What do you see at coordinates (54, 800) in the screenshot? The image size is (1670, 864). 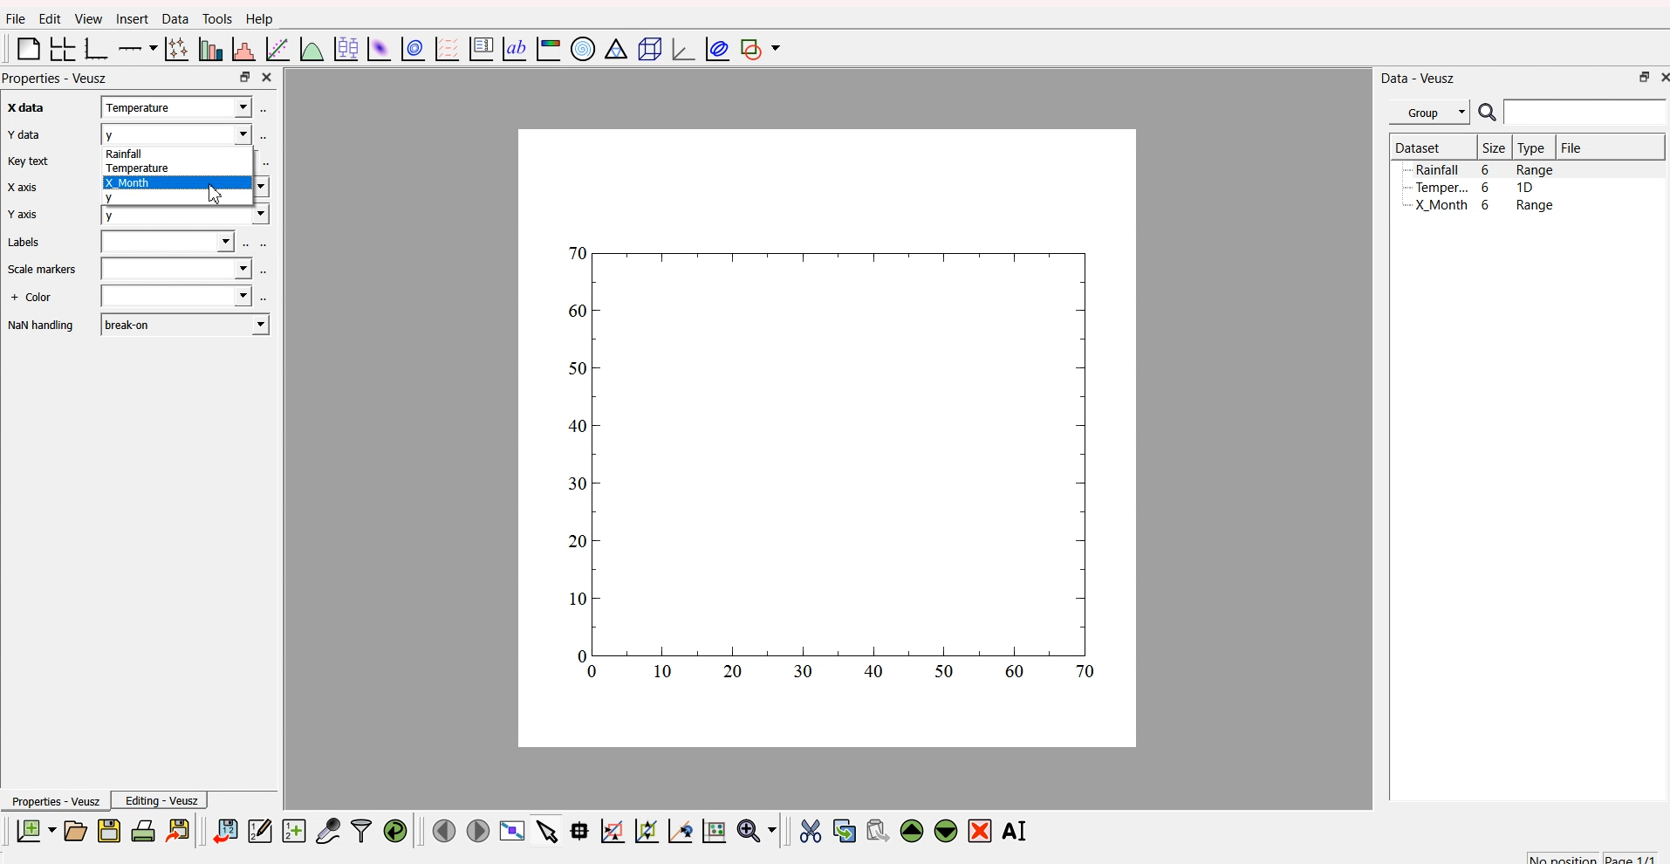 I see `Properties - Veusz` at bounding box center [54, 800].